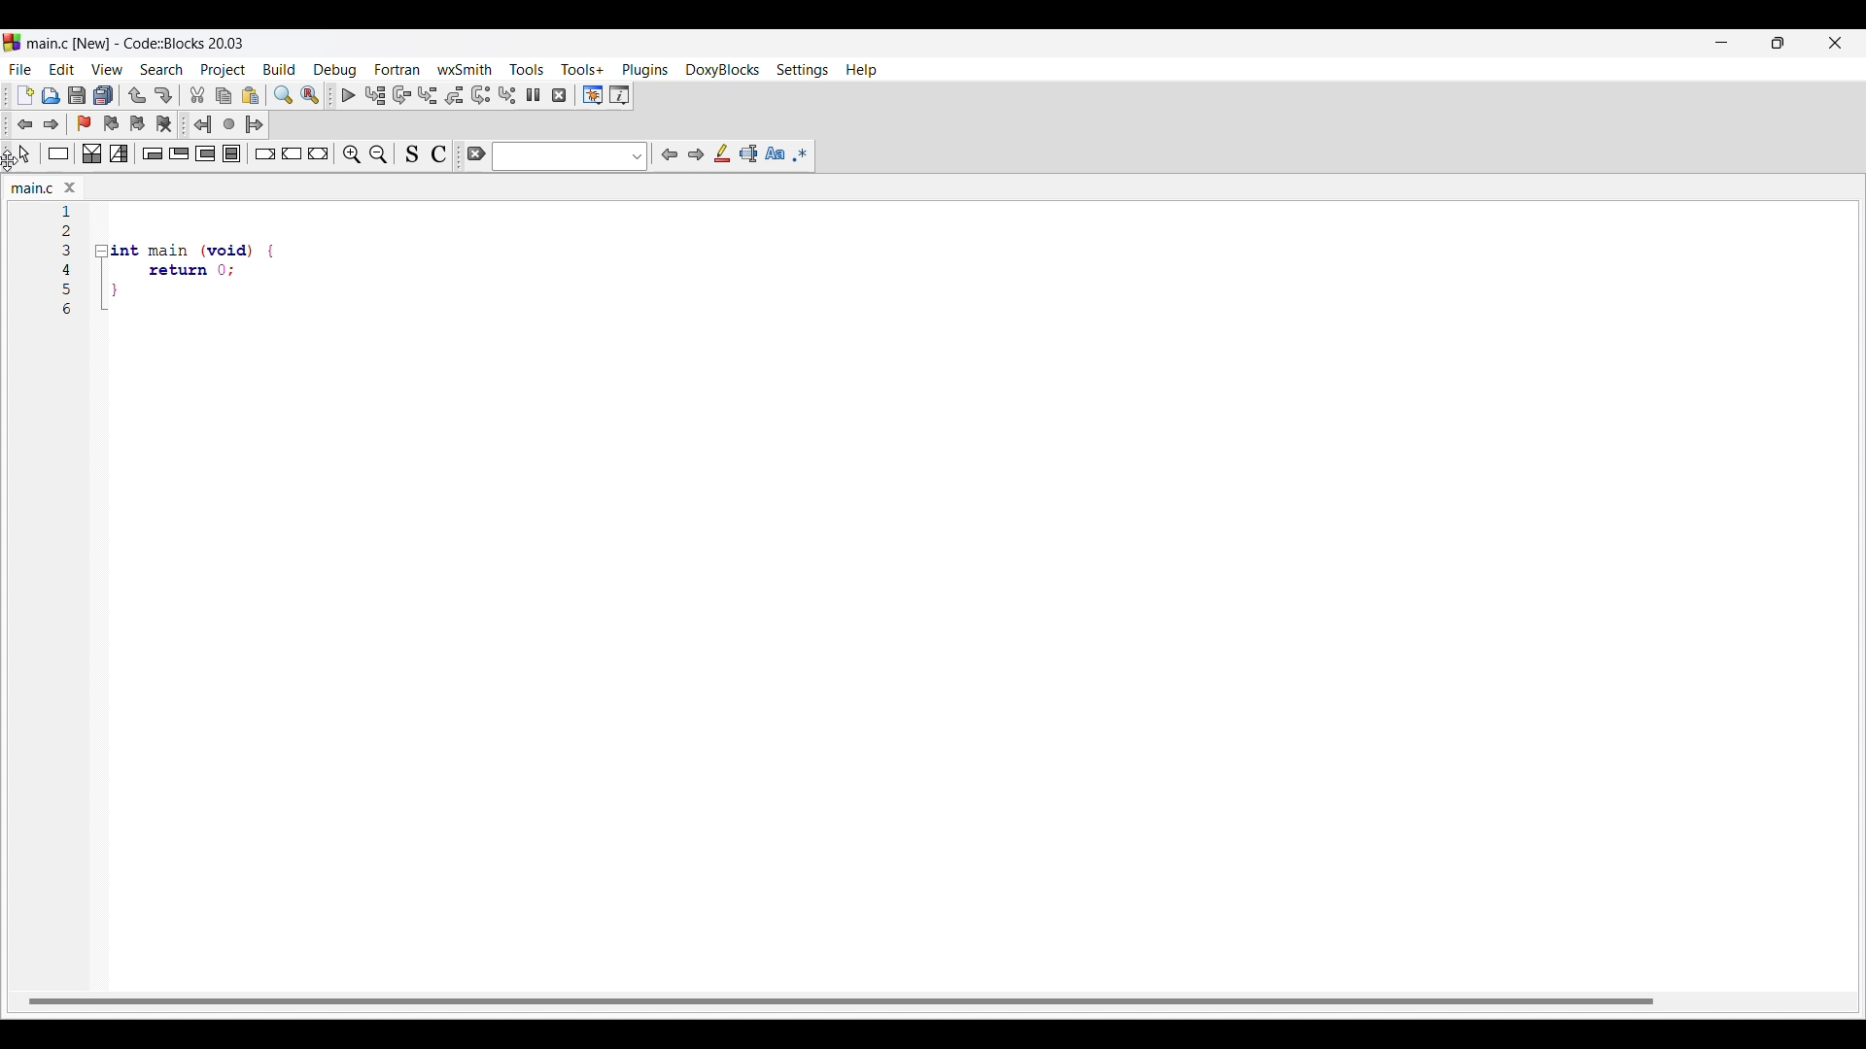  Describe the element at coordinates (69, 269) in the screenshot. I see `` at that location.